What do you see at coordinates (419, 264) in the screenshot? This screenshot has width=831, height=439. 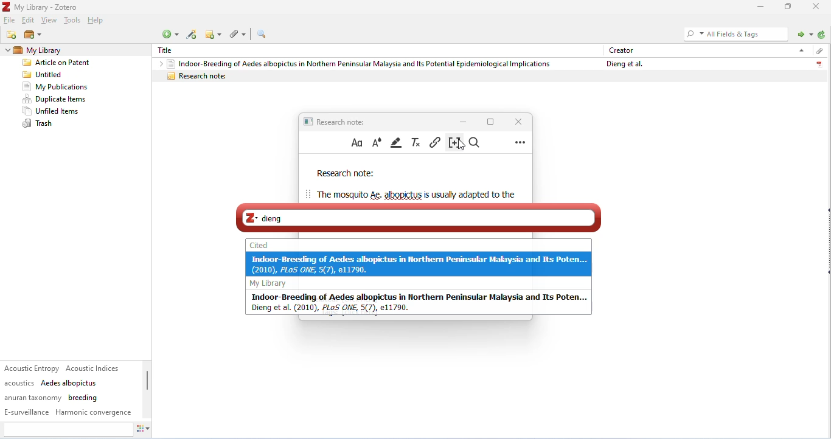 I see `Indoor-Breeding of Aedes albopictus in Northern Peninsular Malaysia and Its Potential Epidemiological Implications(2010)PLoS ONE, 5(7), e11790` at bounding box center [419, 264].